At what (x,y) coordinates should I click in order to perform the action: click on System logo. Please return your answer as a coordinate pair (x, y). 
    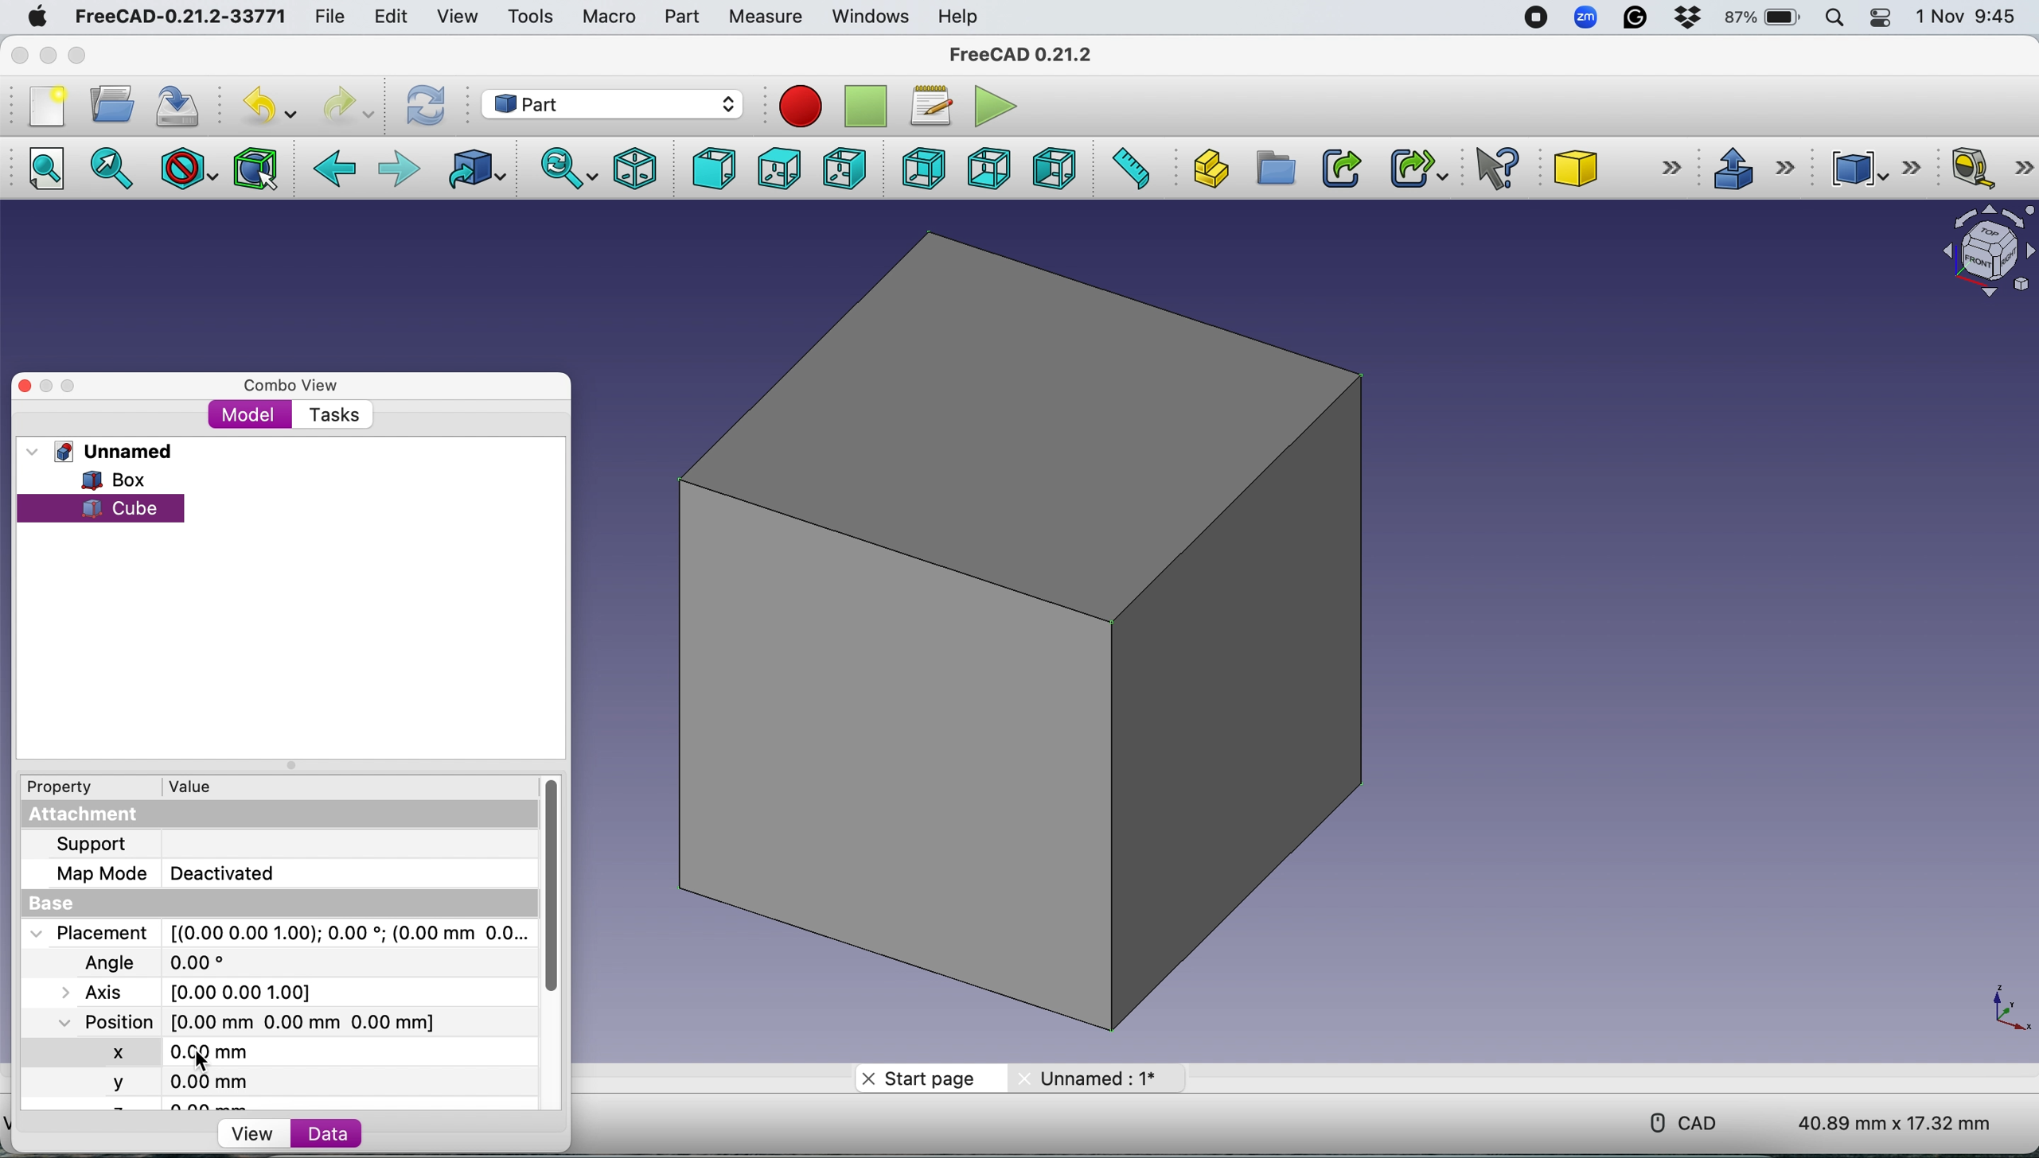
    Looking at the image, I should click on (35, 17).